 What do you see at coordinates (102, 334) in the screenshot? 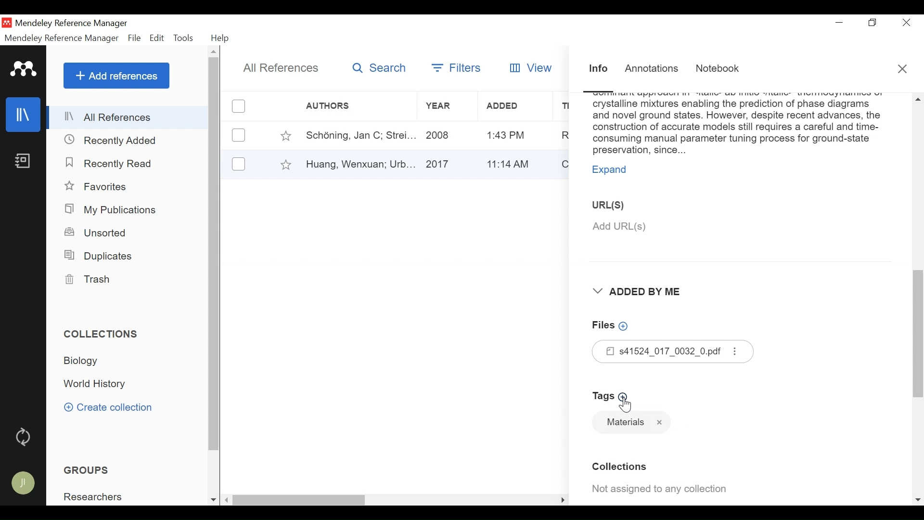
I see `Collections` at bounding box center [102, 334].